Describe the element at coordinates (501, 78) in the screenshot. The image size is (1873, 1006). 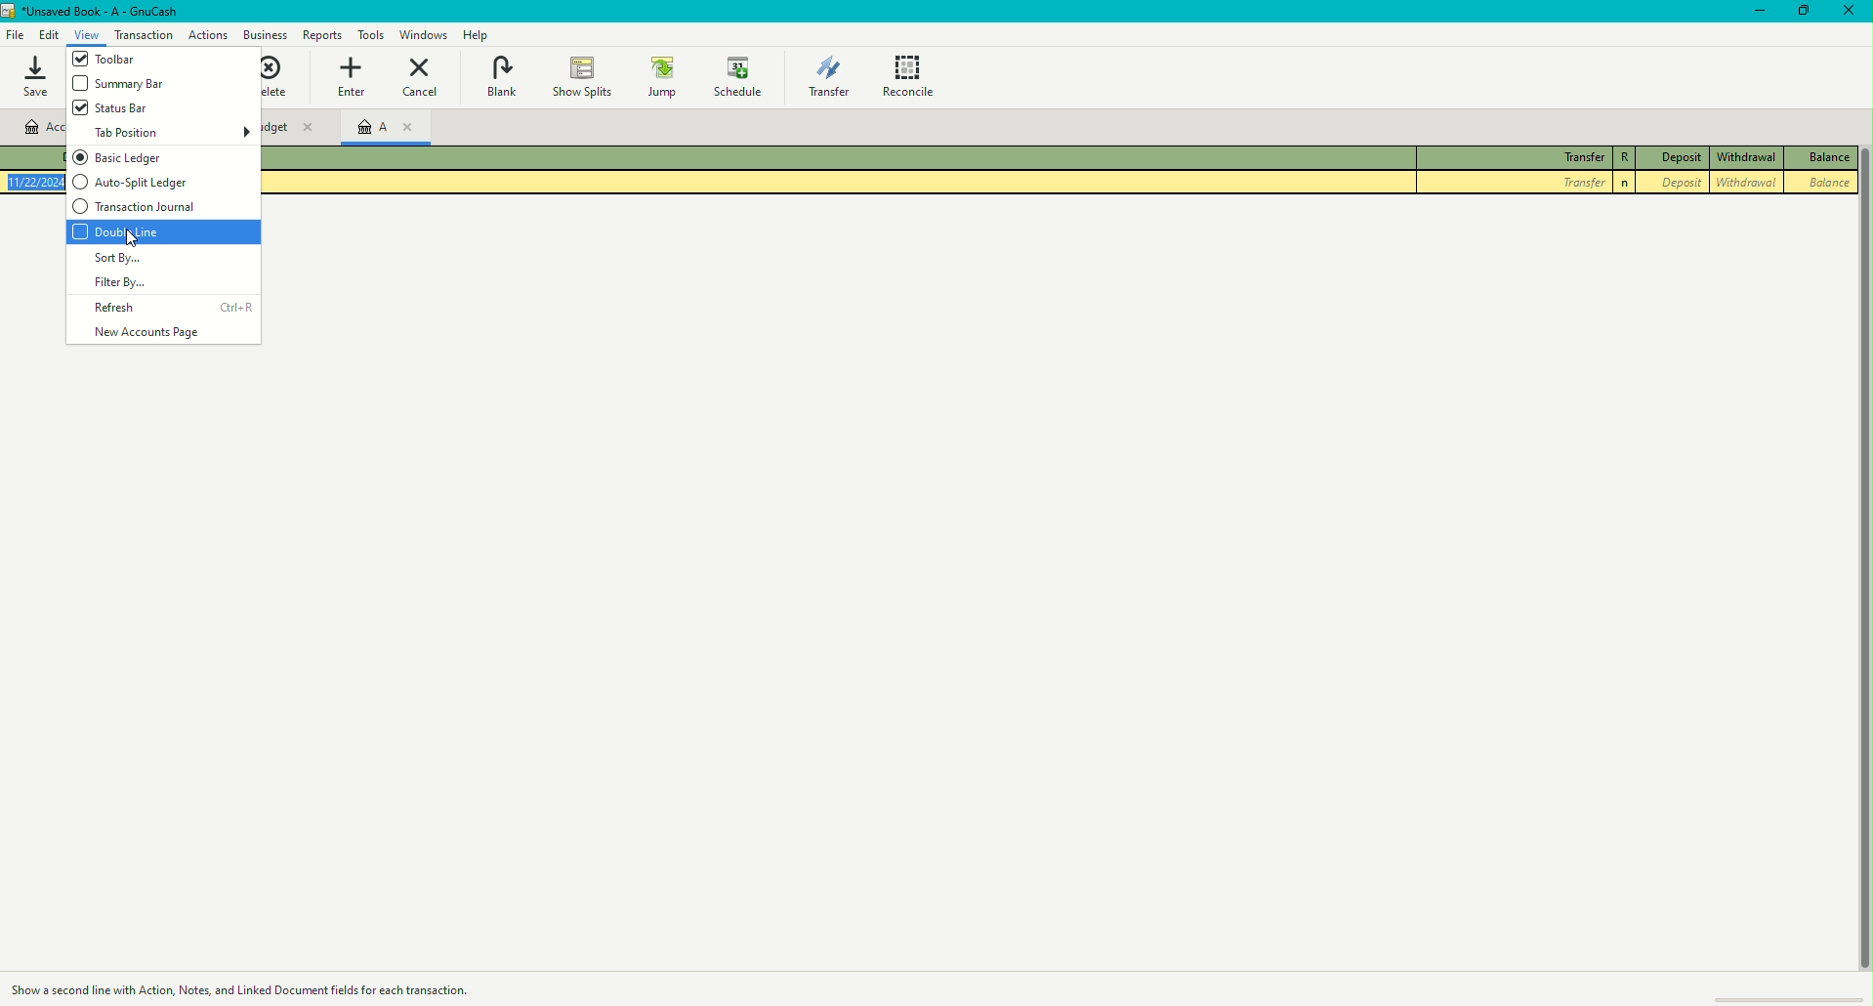
I see `Blank` at that location.